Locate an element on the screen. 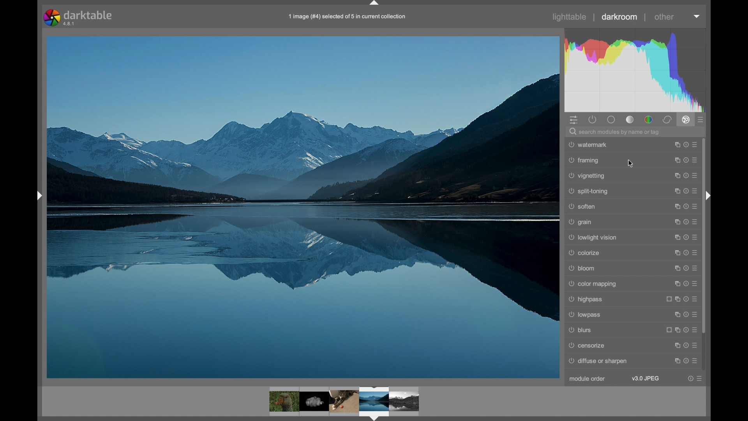  module order is located at coordinates (587, 379).